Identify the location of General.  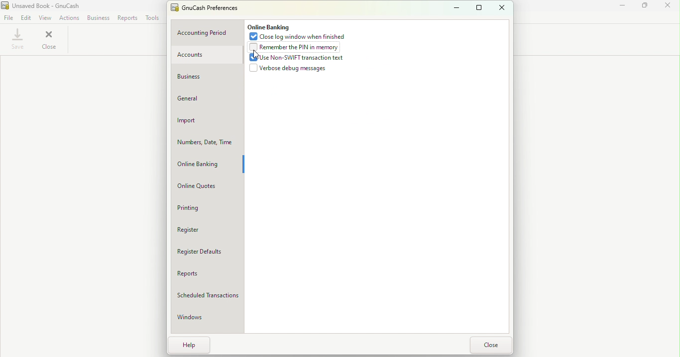
(205, 101).